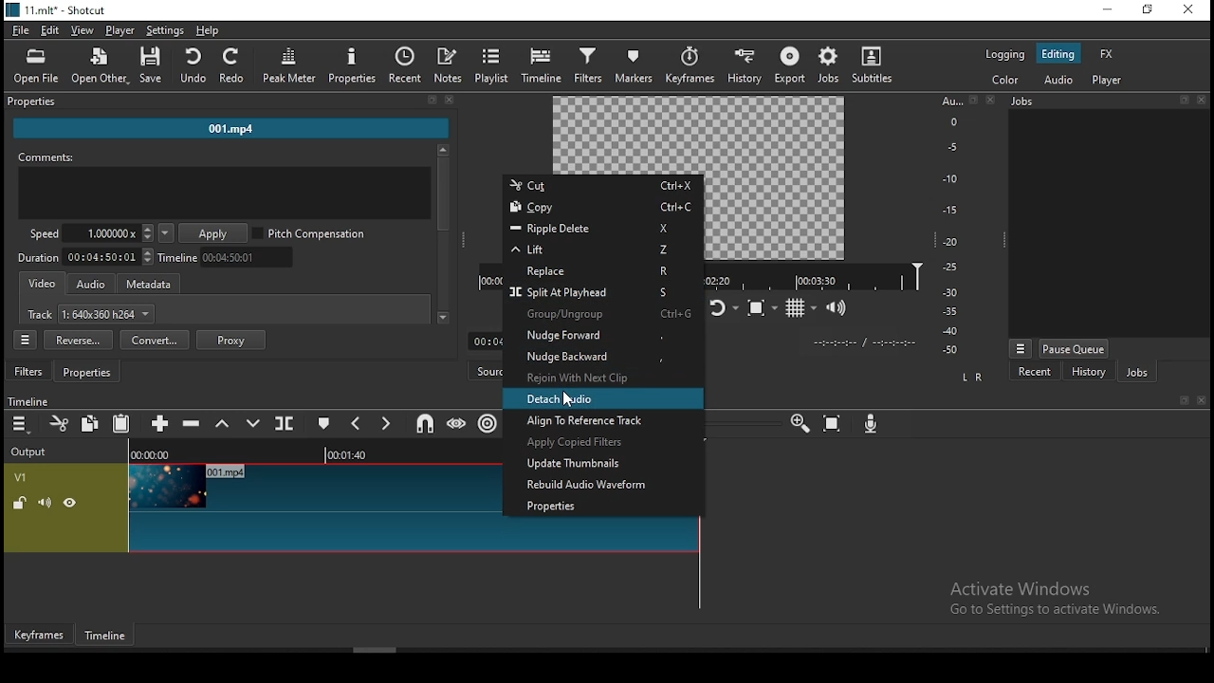 Image resolution: width=1214 pixels, height=683 pixels. Describe the element at coordinates (43, 286) in the screenshot. I see `video` at that location.